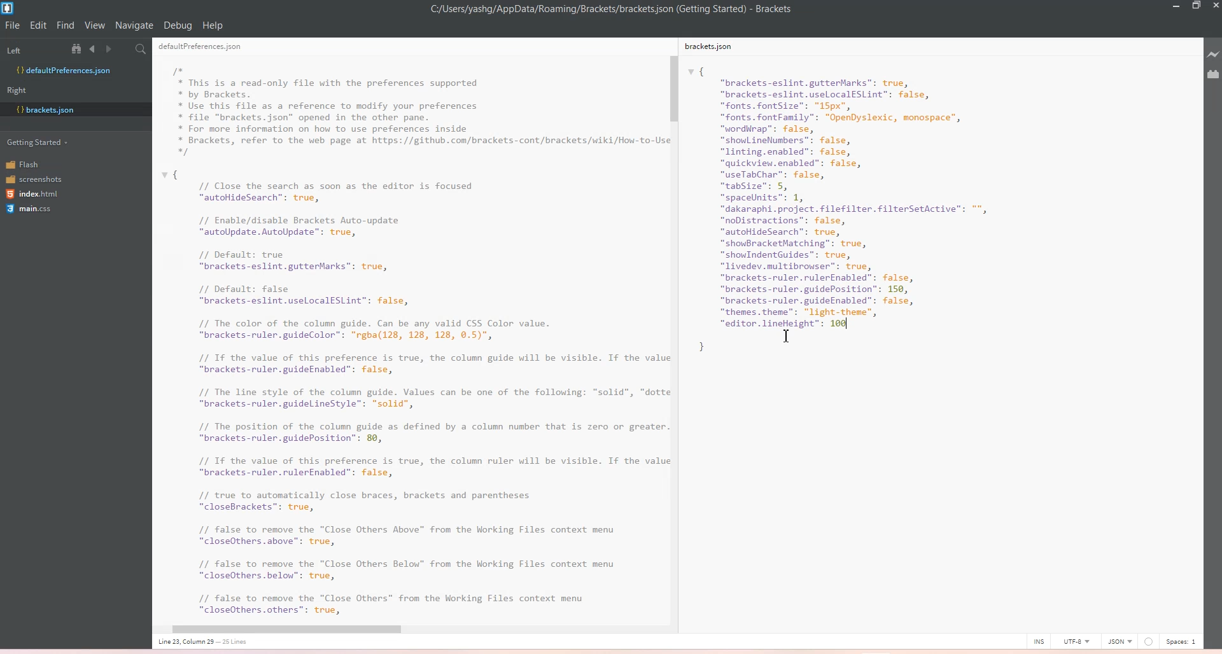  What do you see at coordinates (1039, 641) in the screenshot?
I see `INS` at bounding box center [1039, 641].